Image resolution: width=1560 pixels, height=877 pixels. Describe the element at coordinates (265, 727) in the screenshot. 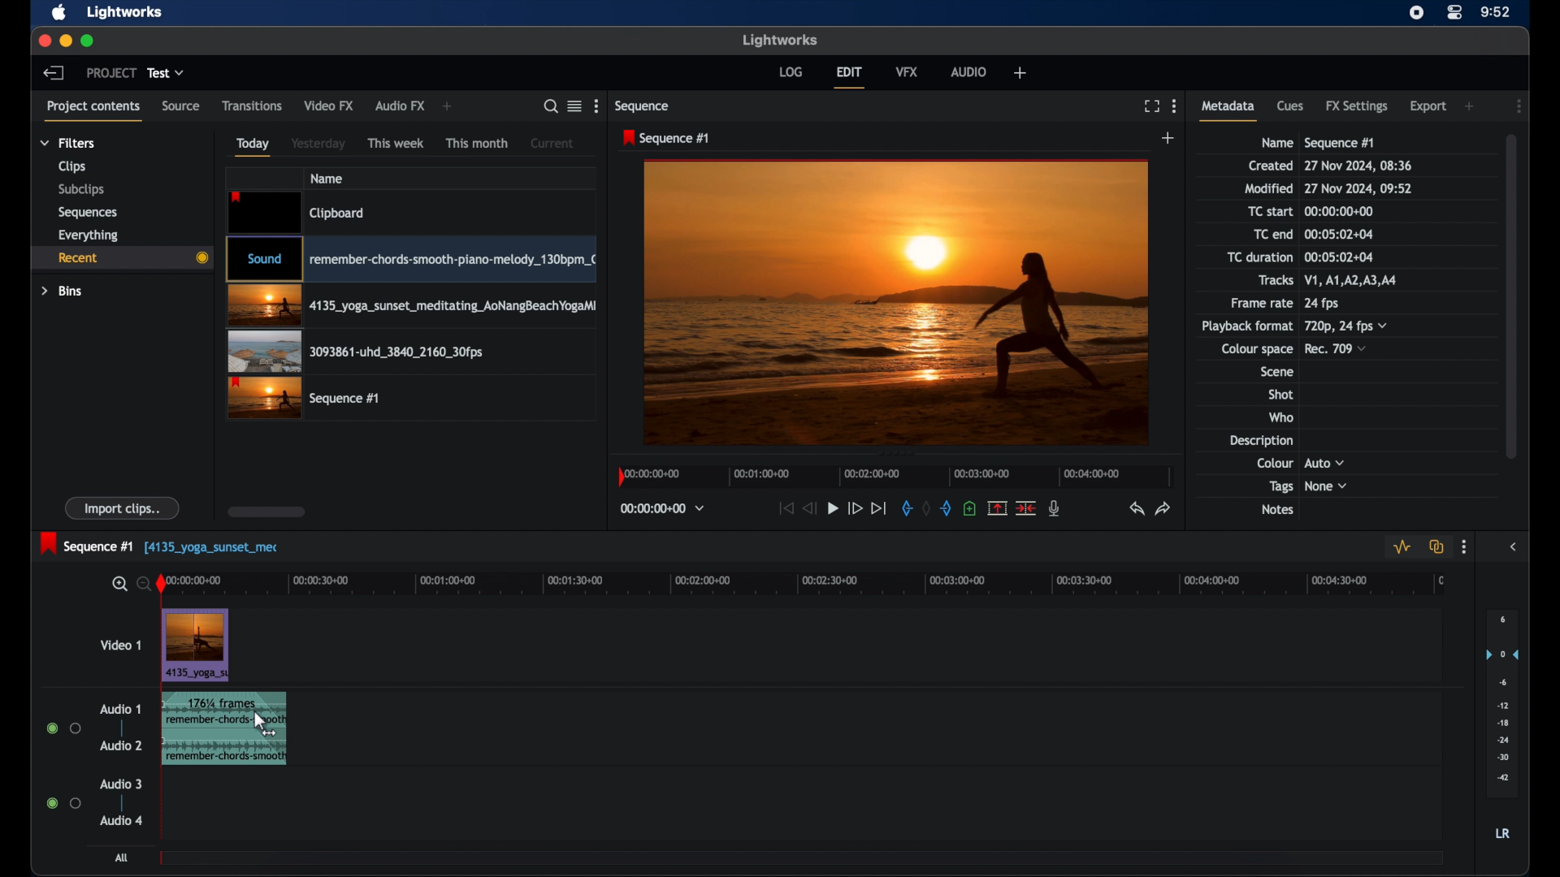

I see `cursor` at that location.